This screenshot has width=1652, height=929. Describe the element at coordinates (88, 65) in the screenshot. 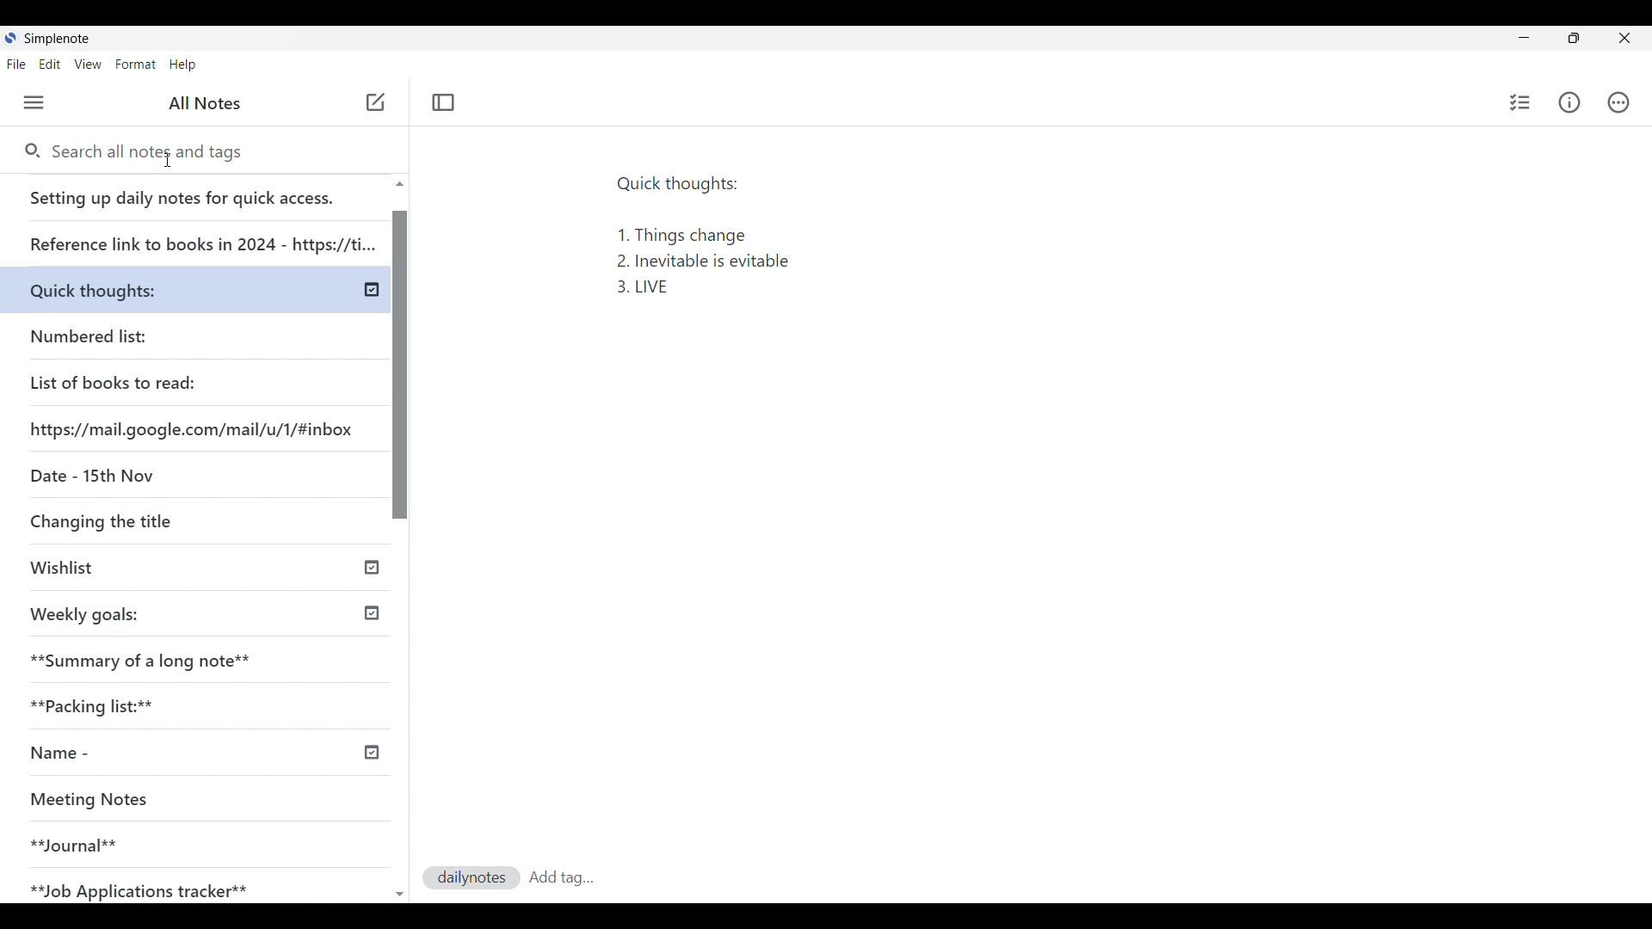

I see `View menu` at that location.